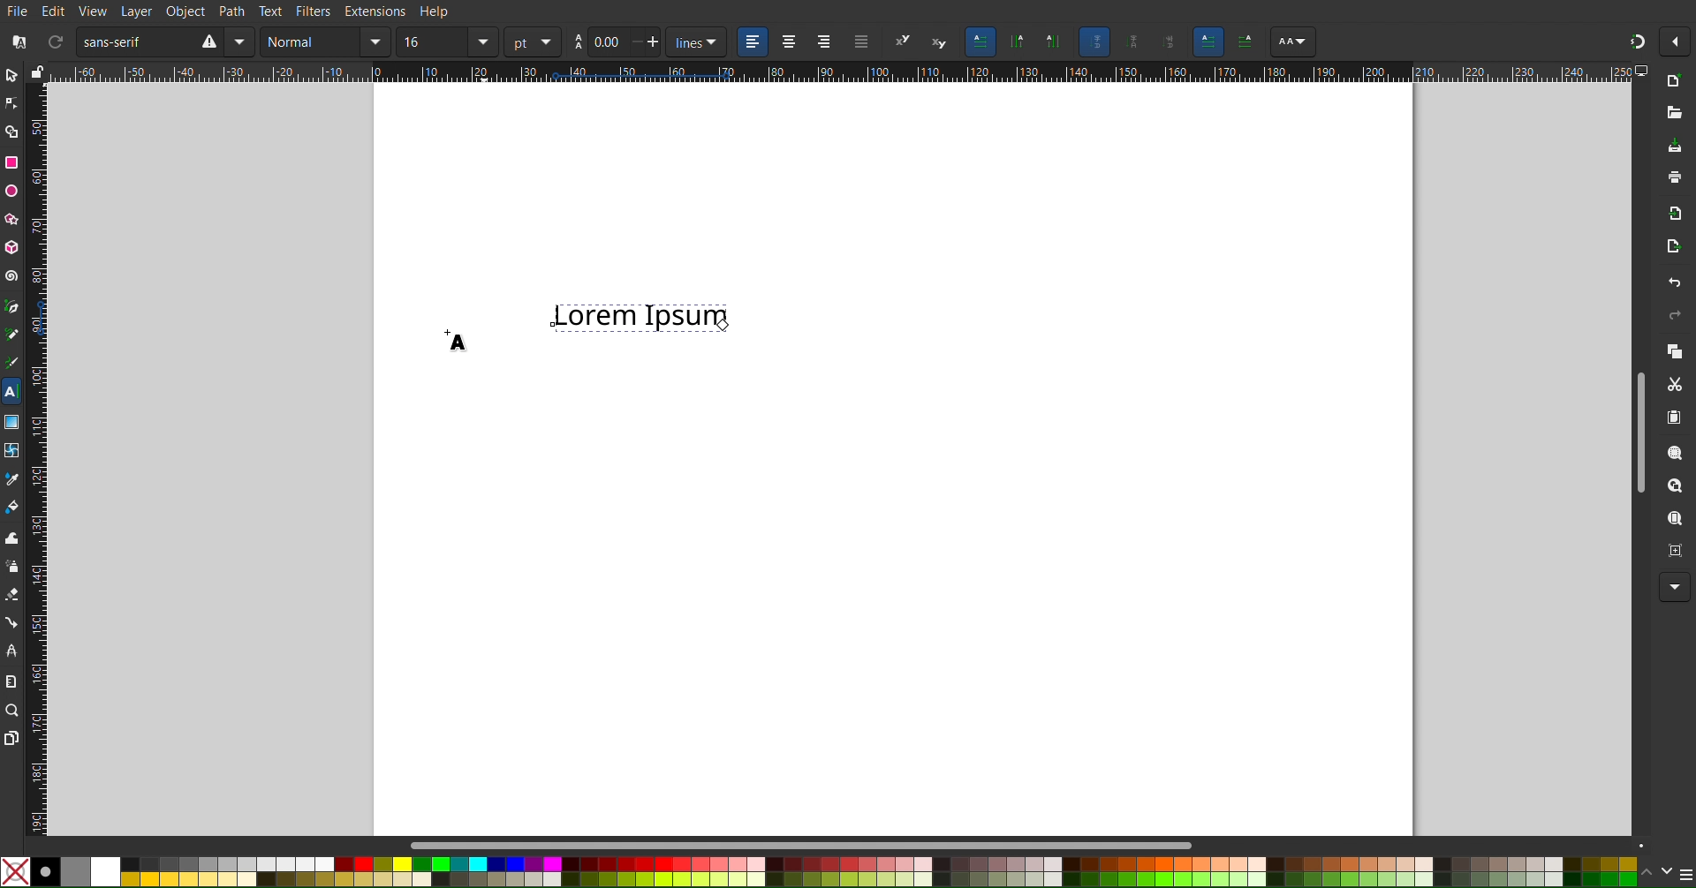 The width and height of the screenshot is (1696, 888). What do you see at coordinates (482, 41) in the screenshot?
I see `size menu` at bounding box center [482, 41].